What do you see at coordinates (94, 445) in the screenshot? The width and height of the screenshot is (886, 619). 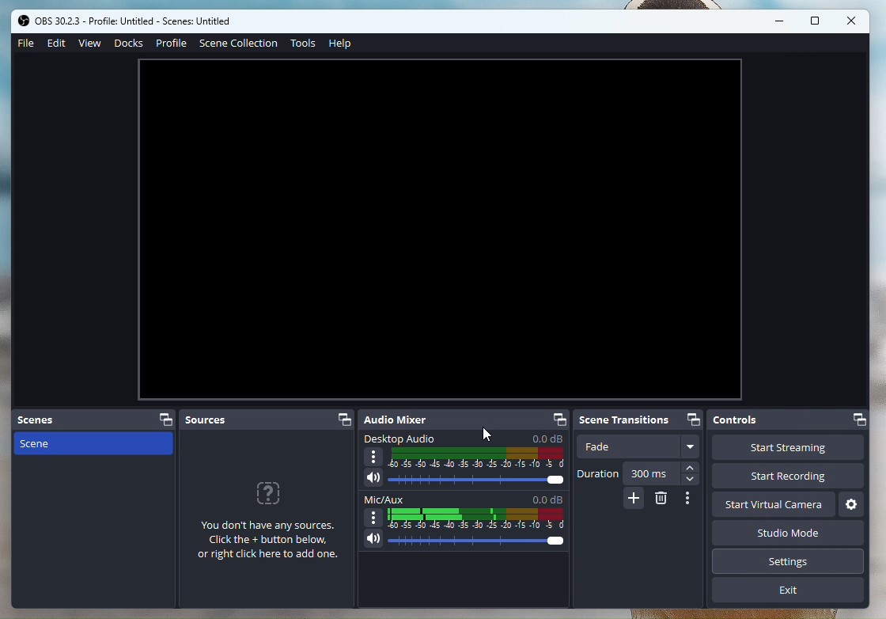 I see `Scene` at bounding box center [94, 445].